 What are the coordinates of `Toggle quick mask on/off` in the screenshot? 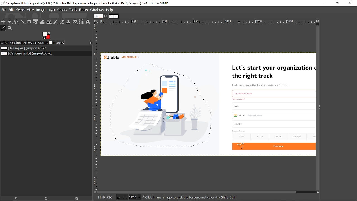 It's located at (95, 192).